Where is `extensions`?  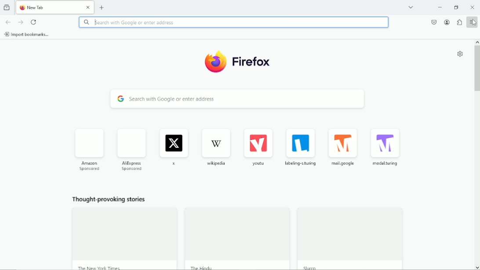
extensions is located at coordinates (459, 22).